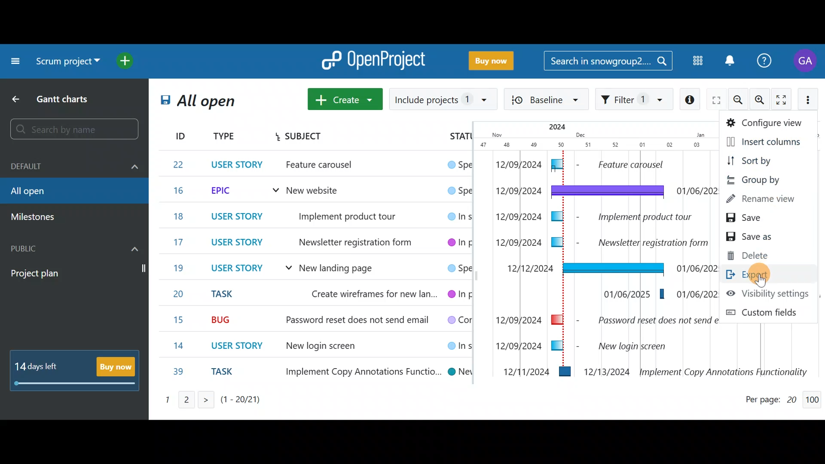  Describe the element at coordinates (227, 294) in the screenshot. I see `TASK` at that location.